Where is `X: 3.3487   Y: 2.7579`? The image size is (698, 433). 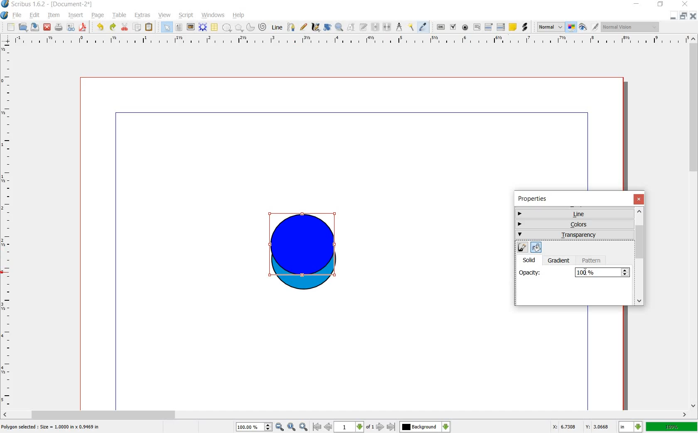 X: 3.3487   Y: 2.7579 is located at coordinates (581, 426).